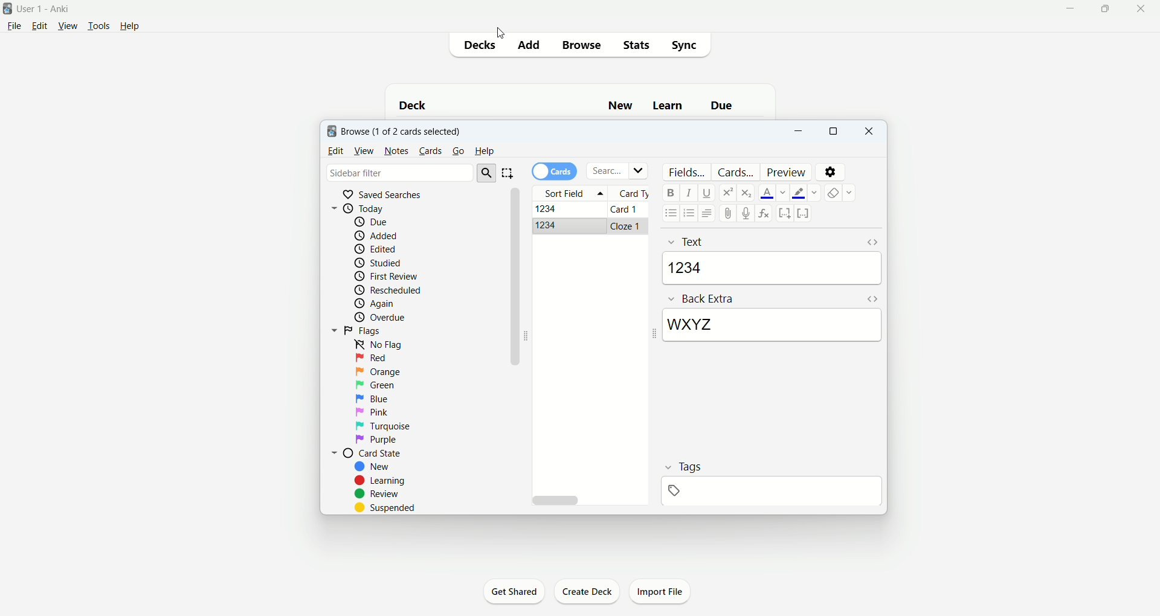  What do you see at coordinates (358, 208) in the screenshot?
I see `today` at bounding box center [358, 208].